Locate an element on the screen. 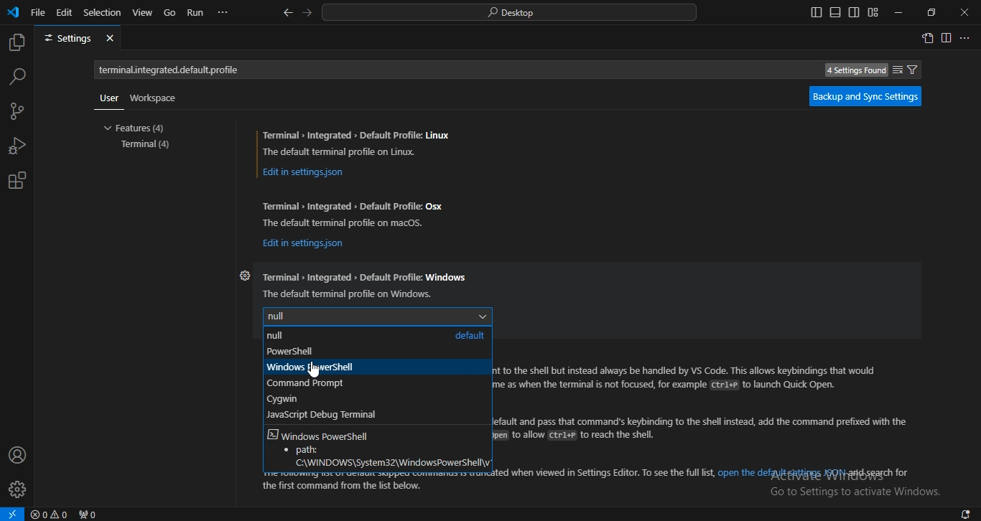 Image resolution: width=981 pixels, height=521 pixels. Terminal » Integrated > Default Profile: Osx
The default terminal profile on macos. is located at coordinates (356, 211).